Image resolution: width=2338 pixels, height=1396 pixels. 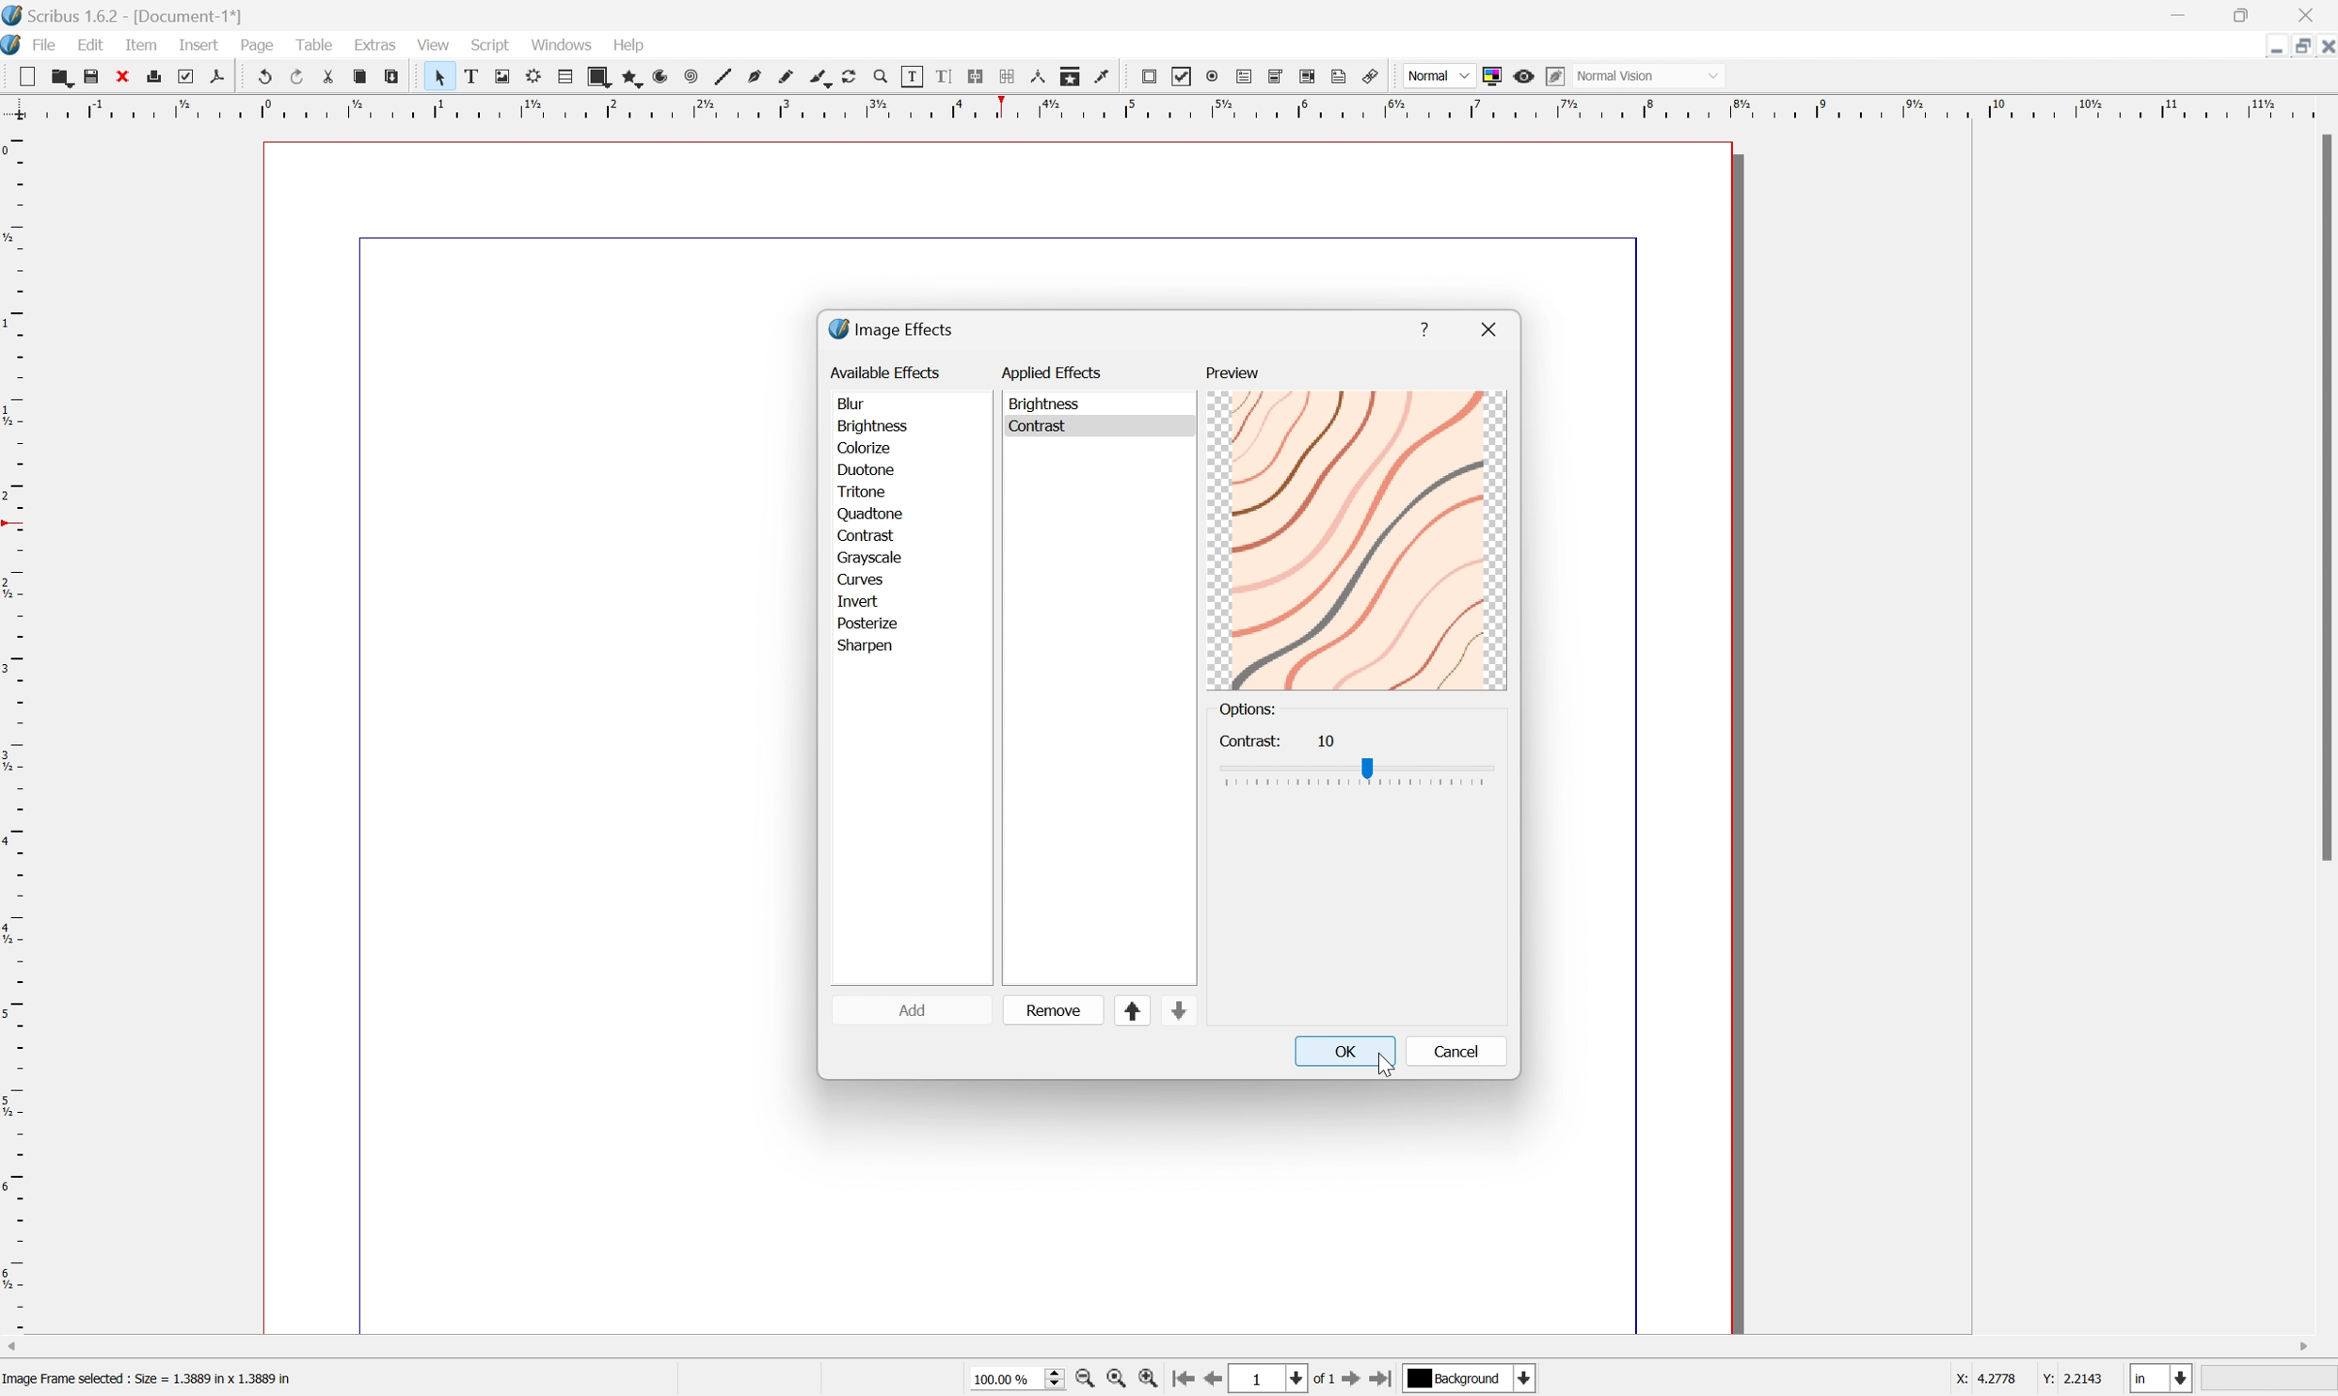 What do you see at coordinates (199, 45) in the screenshot?
I see `Insert` at bounding box center [199, 45].